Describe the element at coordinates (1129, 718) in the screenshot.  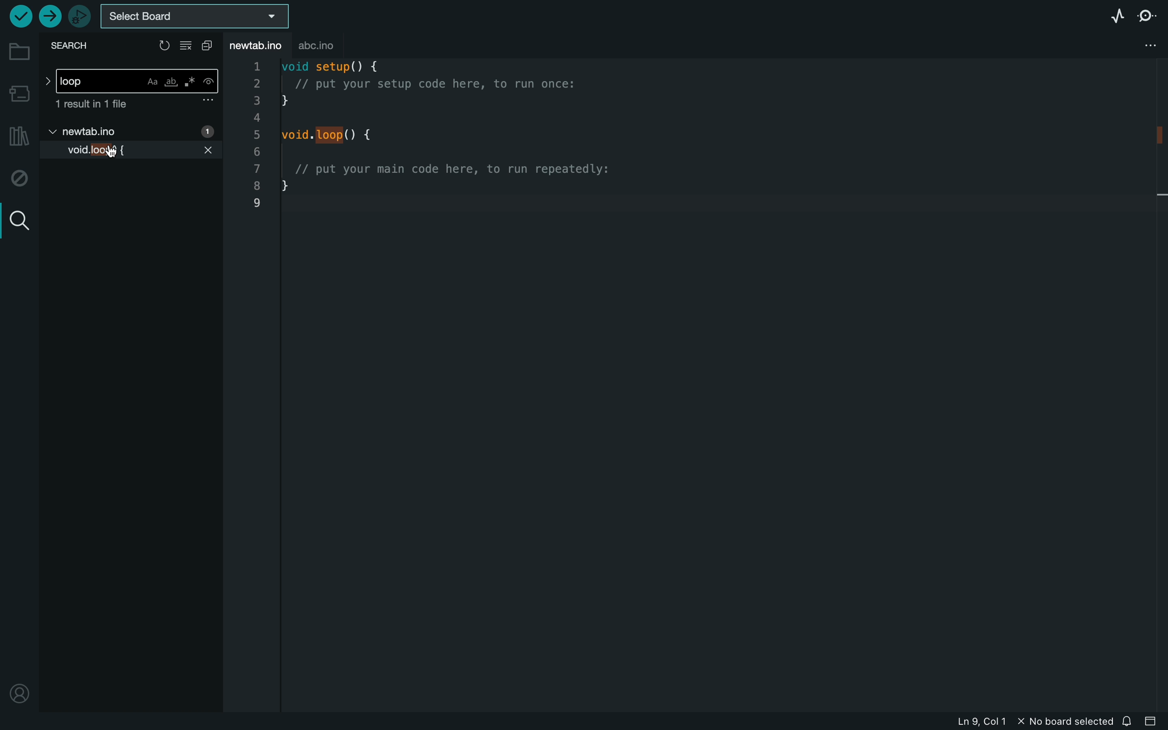
I see `notification` at that location.